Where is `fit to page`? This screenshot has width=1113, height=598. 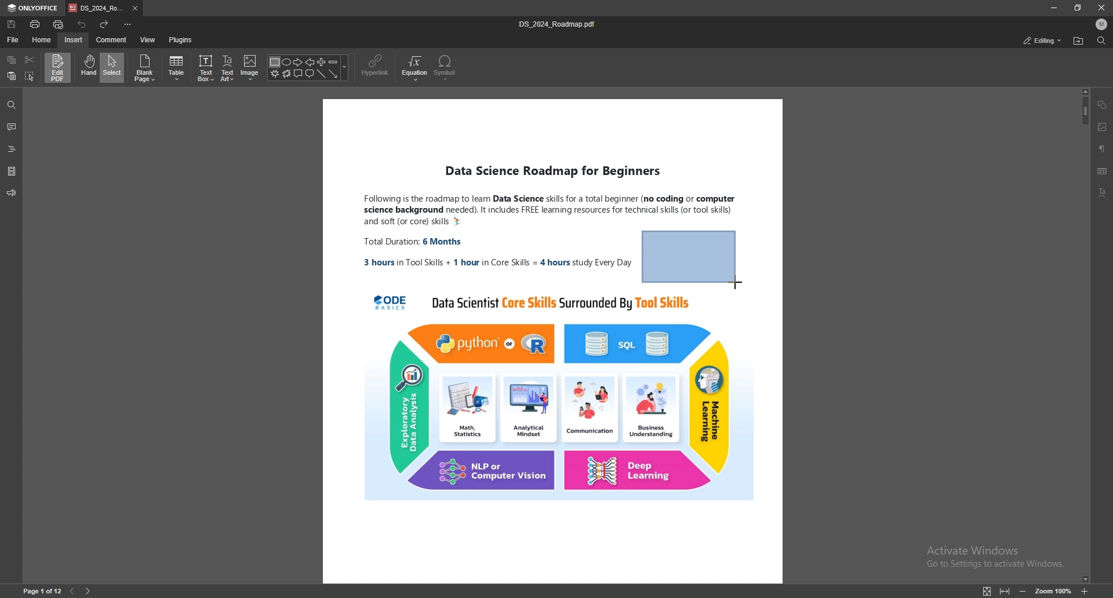 fit to page is located at coordinates (986, 591).